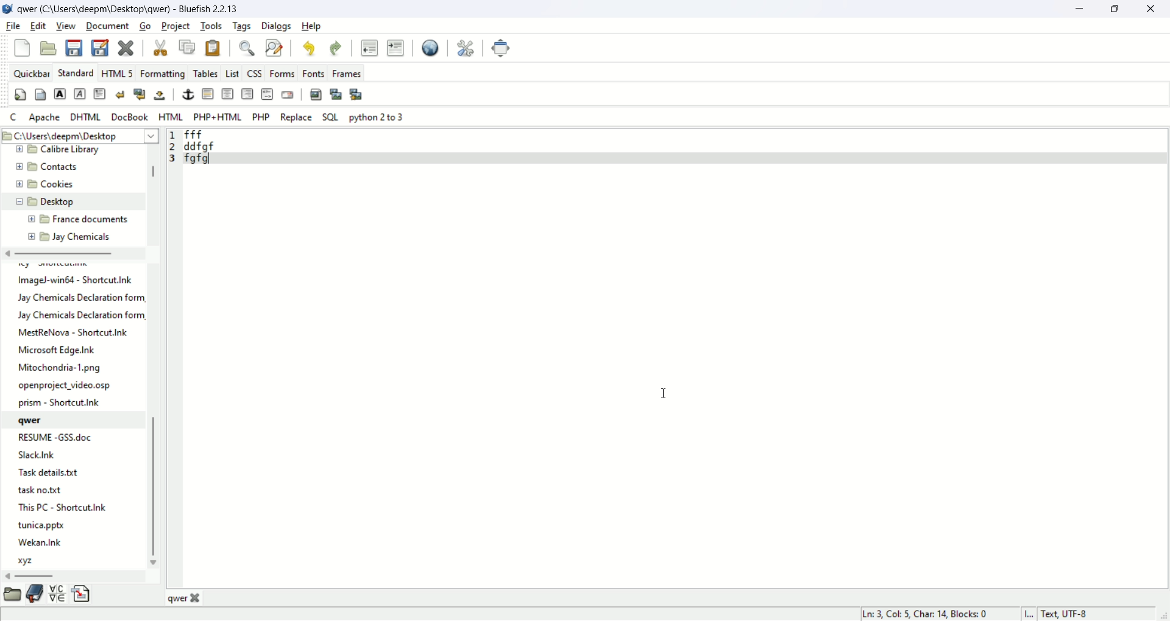 Image resolution: width=1170 pixels, height=621 pixels. Describe the element at coordinates (38, 422) in the screenshot. I see `qwer` at that location.